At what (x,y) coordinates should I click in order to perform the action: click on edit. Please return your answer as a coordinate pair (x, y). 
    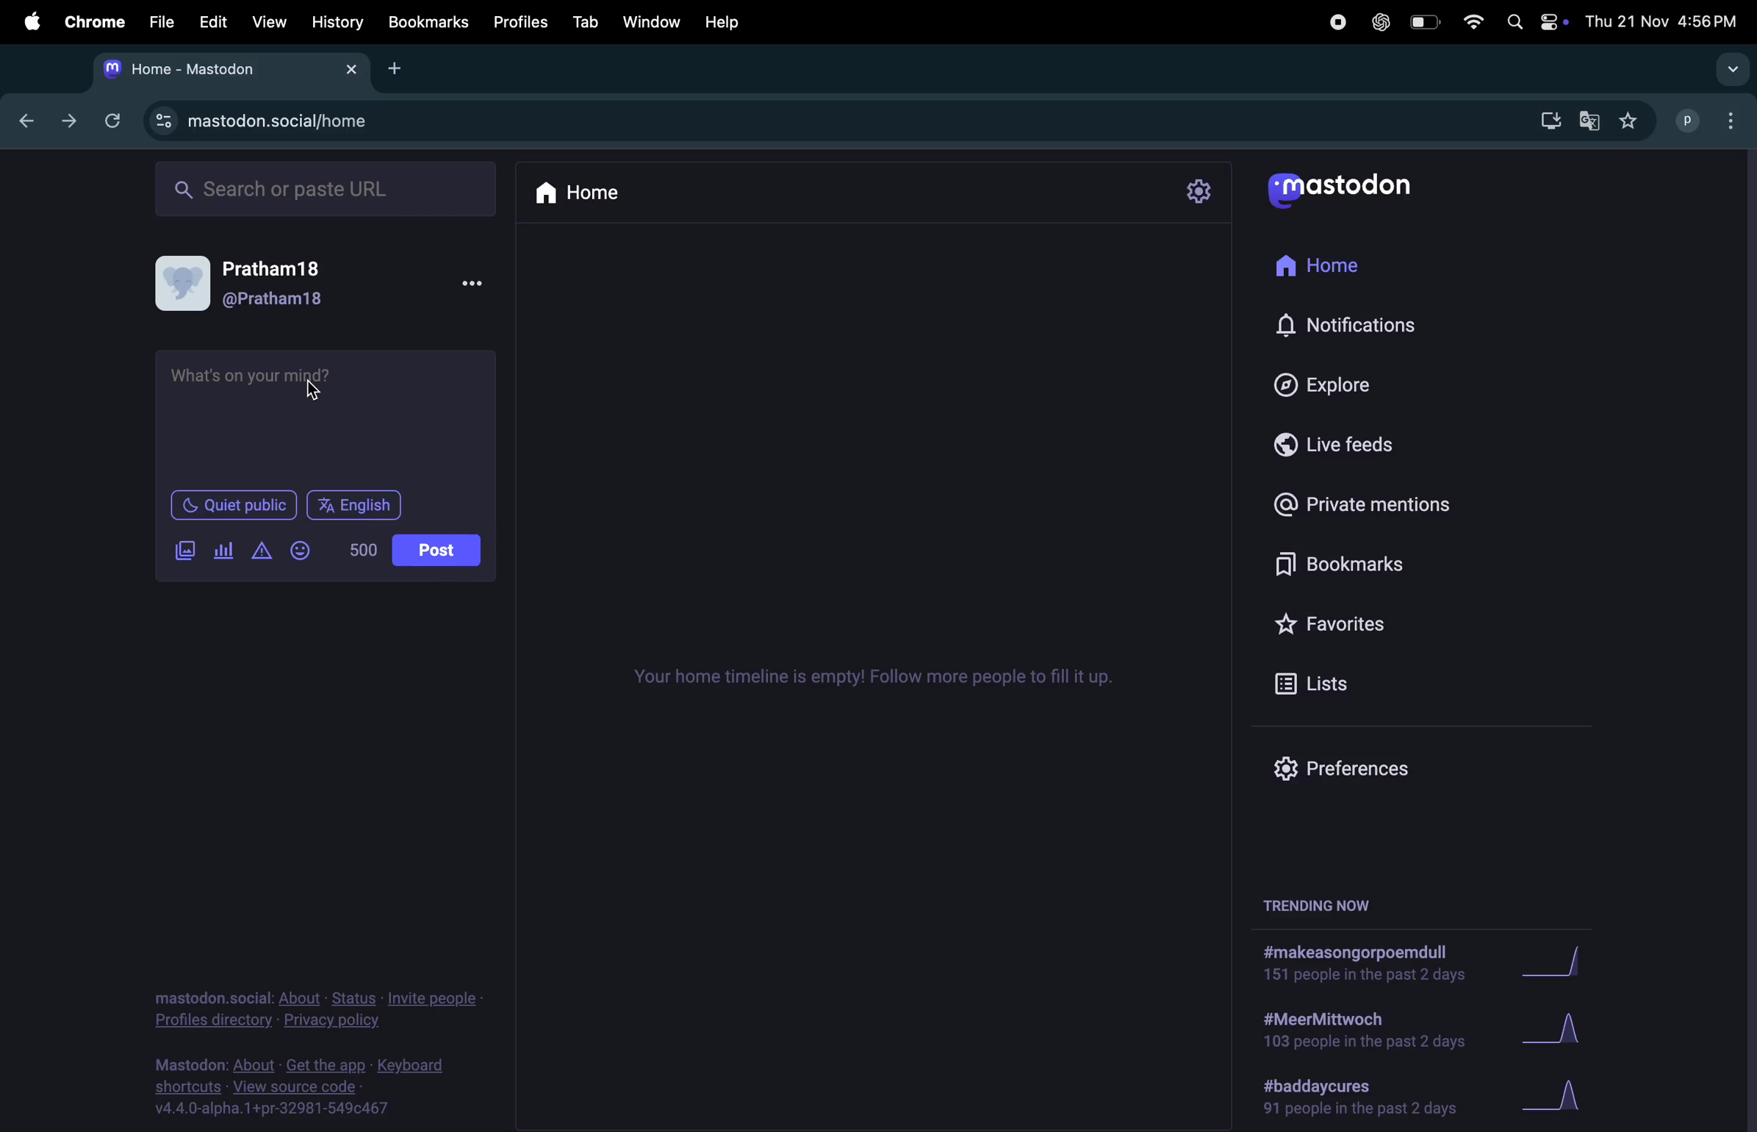
    Looking at the image, I should click on (209, 21).